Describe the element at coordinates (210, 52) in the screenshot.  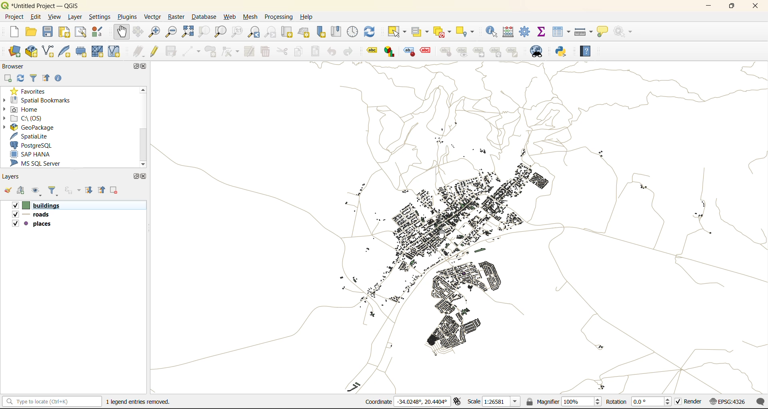
I see `add polygon` at that location.